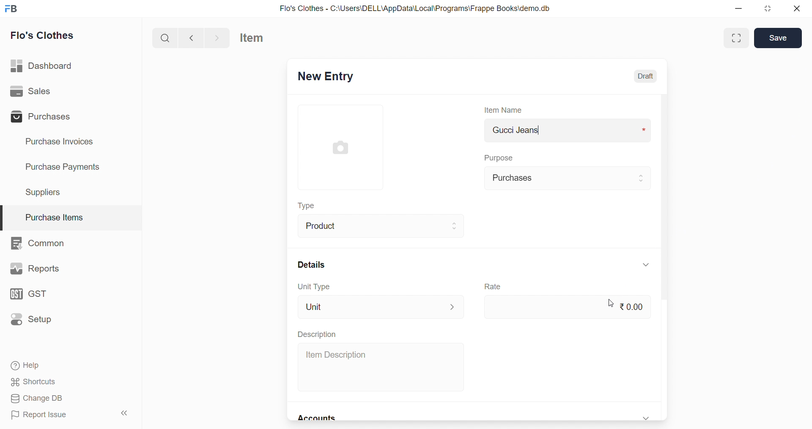  What do you see at coordinates (36, 269) in the screenshot?
I see `Reports` at bounding box center [36, 269].